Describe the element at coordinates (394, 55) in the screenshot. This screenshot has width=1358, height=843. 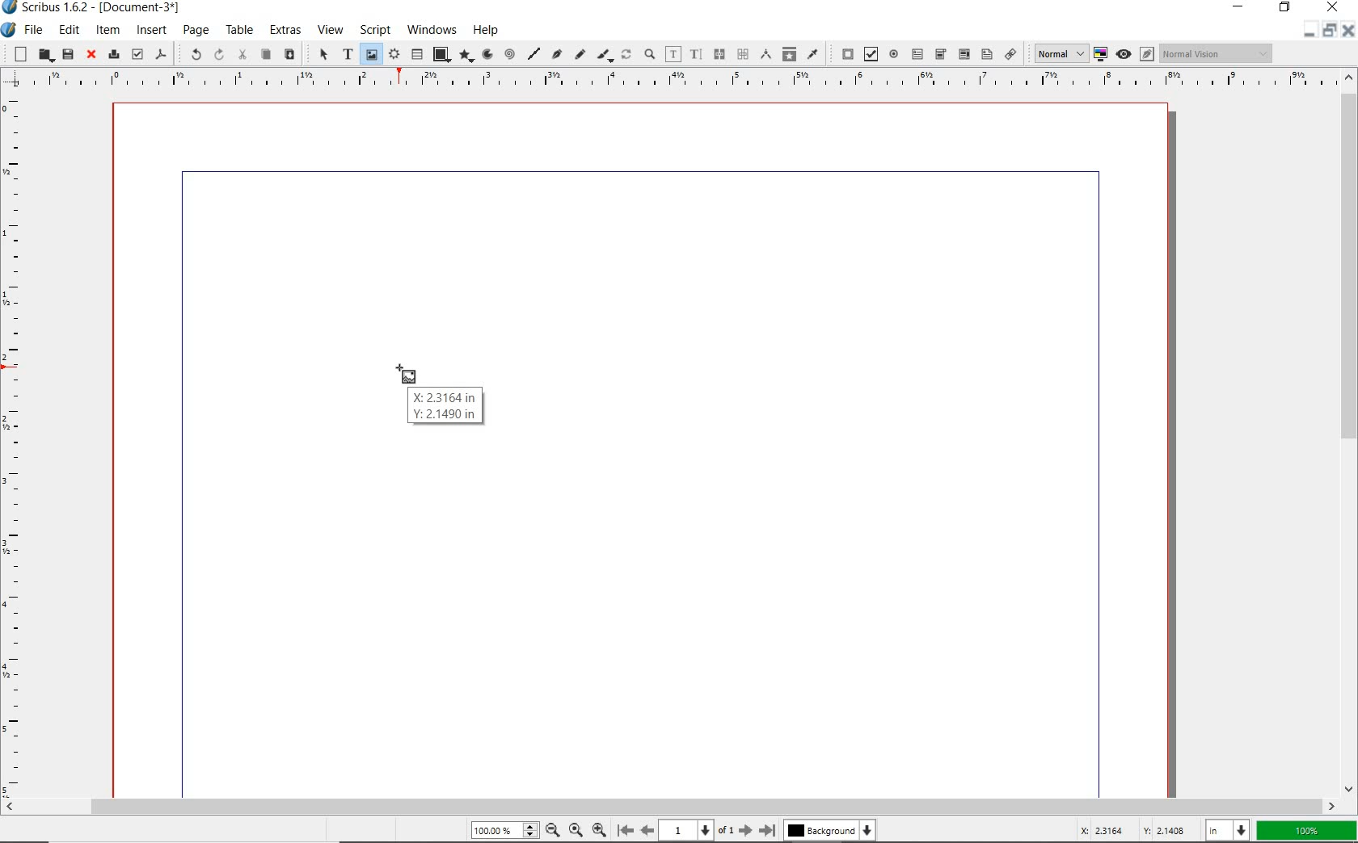
I see `render frame` at that location.